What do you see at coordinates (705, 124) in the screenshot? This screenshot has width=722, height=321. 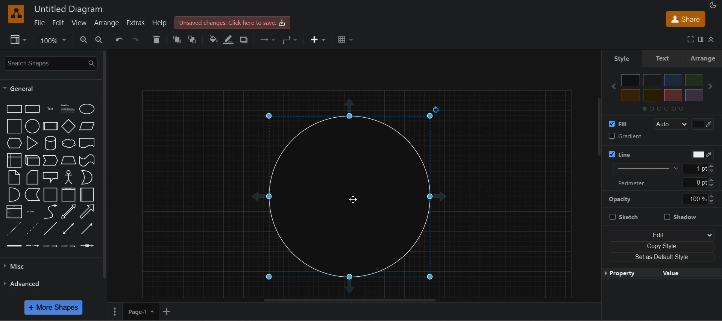 I see `color` at bounding box center [705, 124].